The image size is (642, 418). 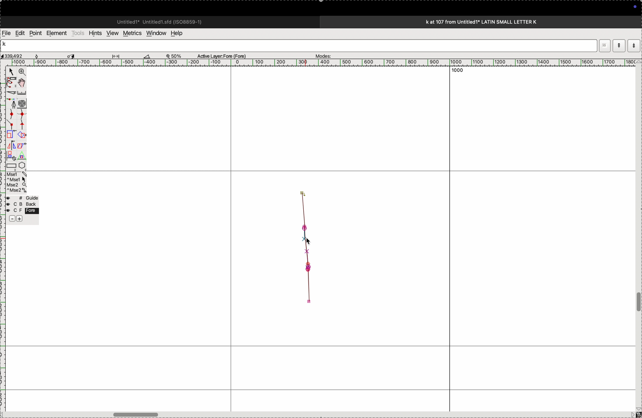 What do you see at coordinates (35, 33) in the screenshot?
I see `point` at bounding box center [35, 33].